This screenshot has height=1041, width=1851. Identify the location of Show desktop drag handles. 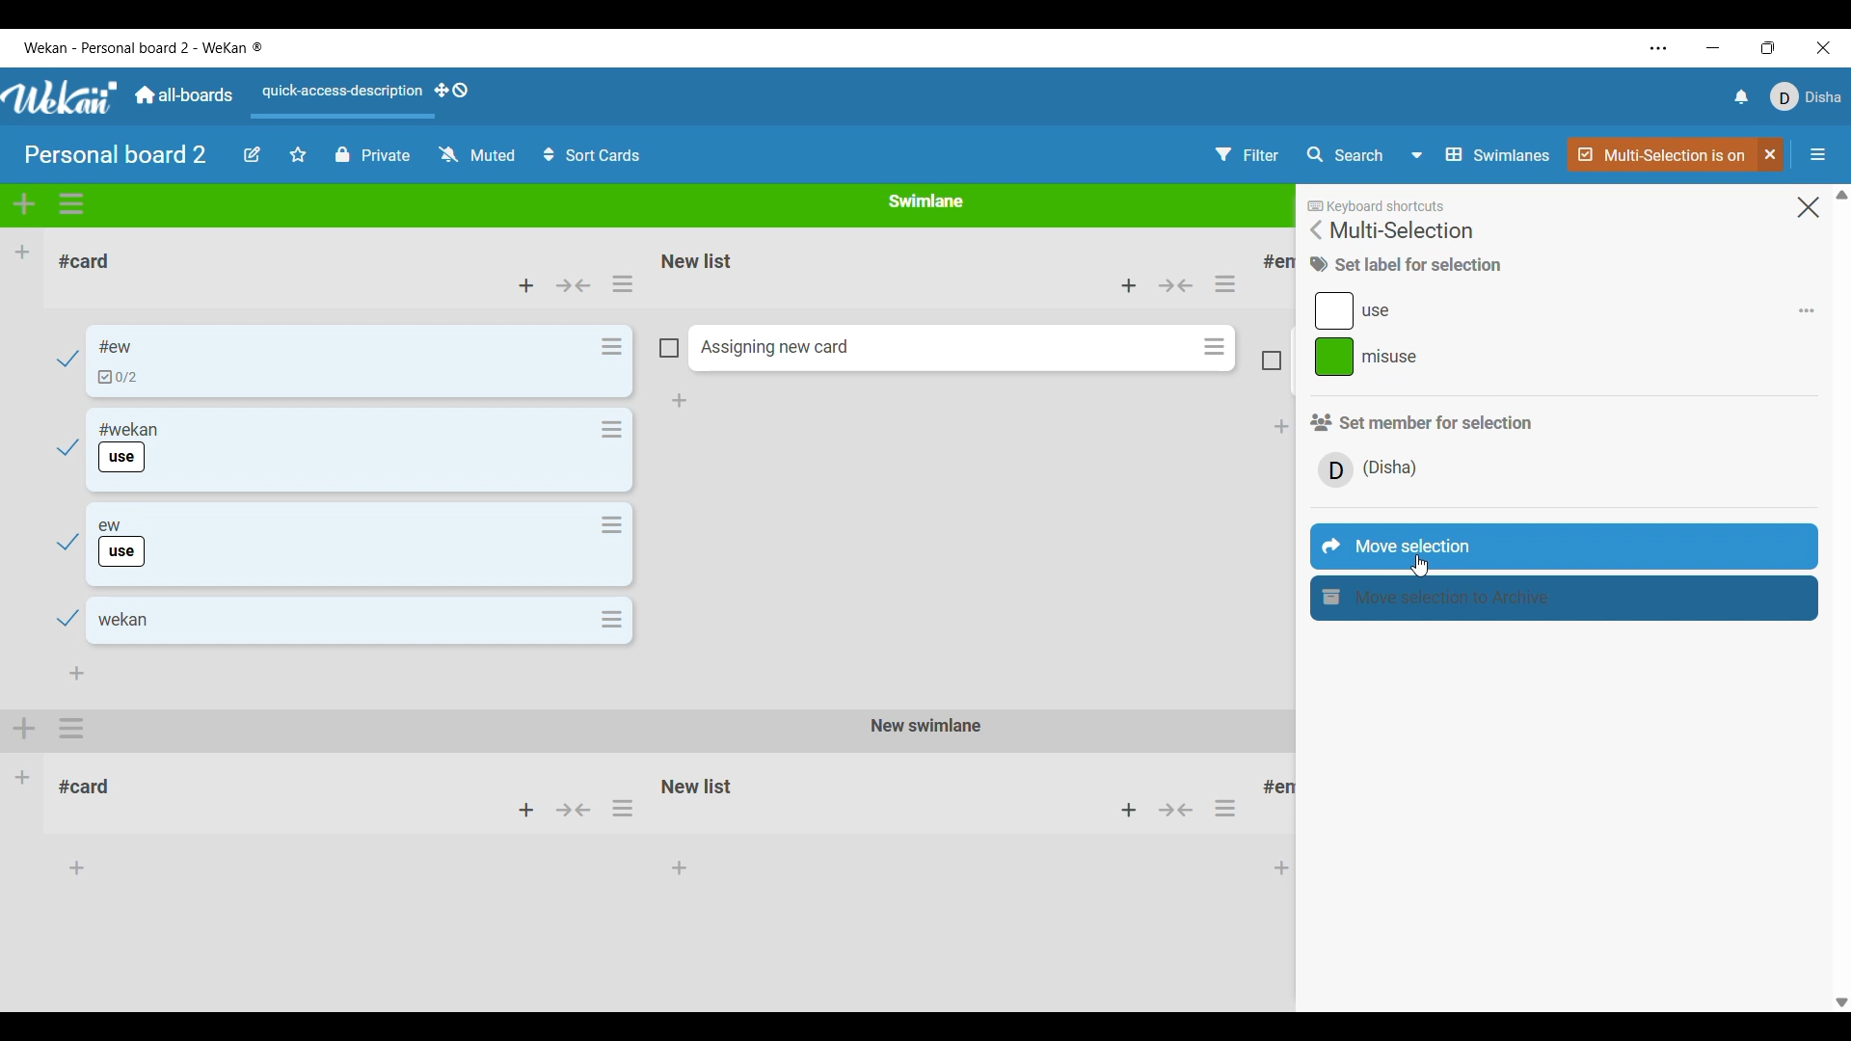
(451, 91).